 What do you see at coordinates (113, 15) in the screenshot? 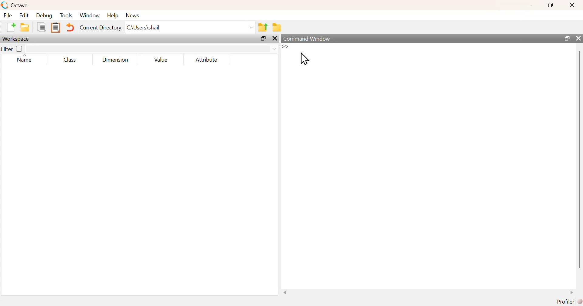
I see `Help` at bounding box center [113, 15].